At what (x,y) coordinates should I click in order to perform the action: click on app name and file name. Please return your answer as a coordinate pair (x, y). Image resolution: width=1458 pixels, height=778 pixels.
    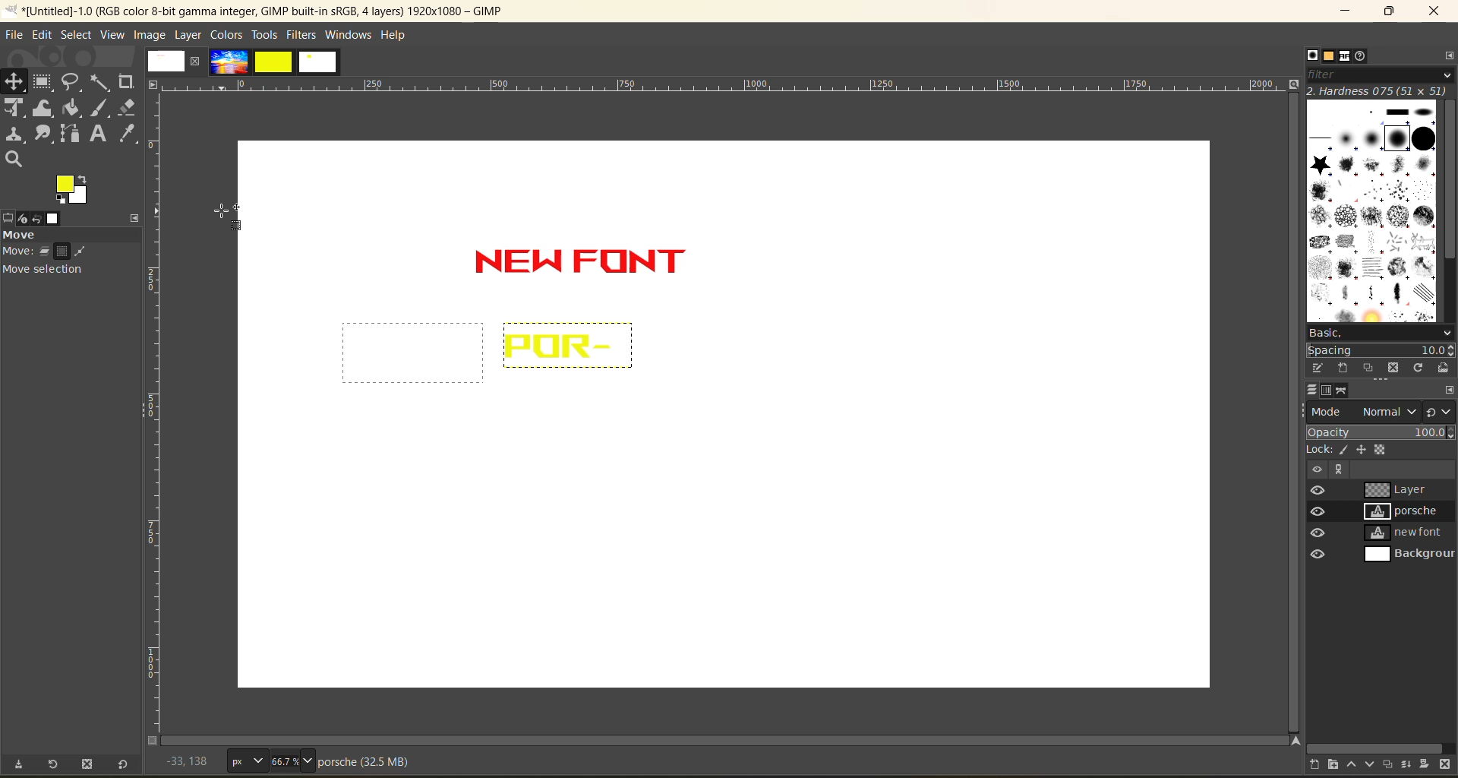
    Looking at the image, I should click on (255, 10).